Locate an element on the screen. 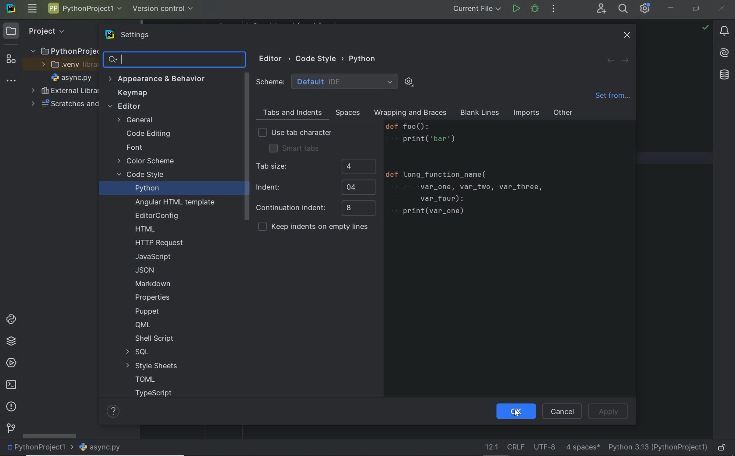 The width and height of the screenshot is (735, 456). Tabs and Indents is located at coordinates (290, 113).